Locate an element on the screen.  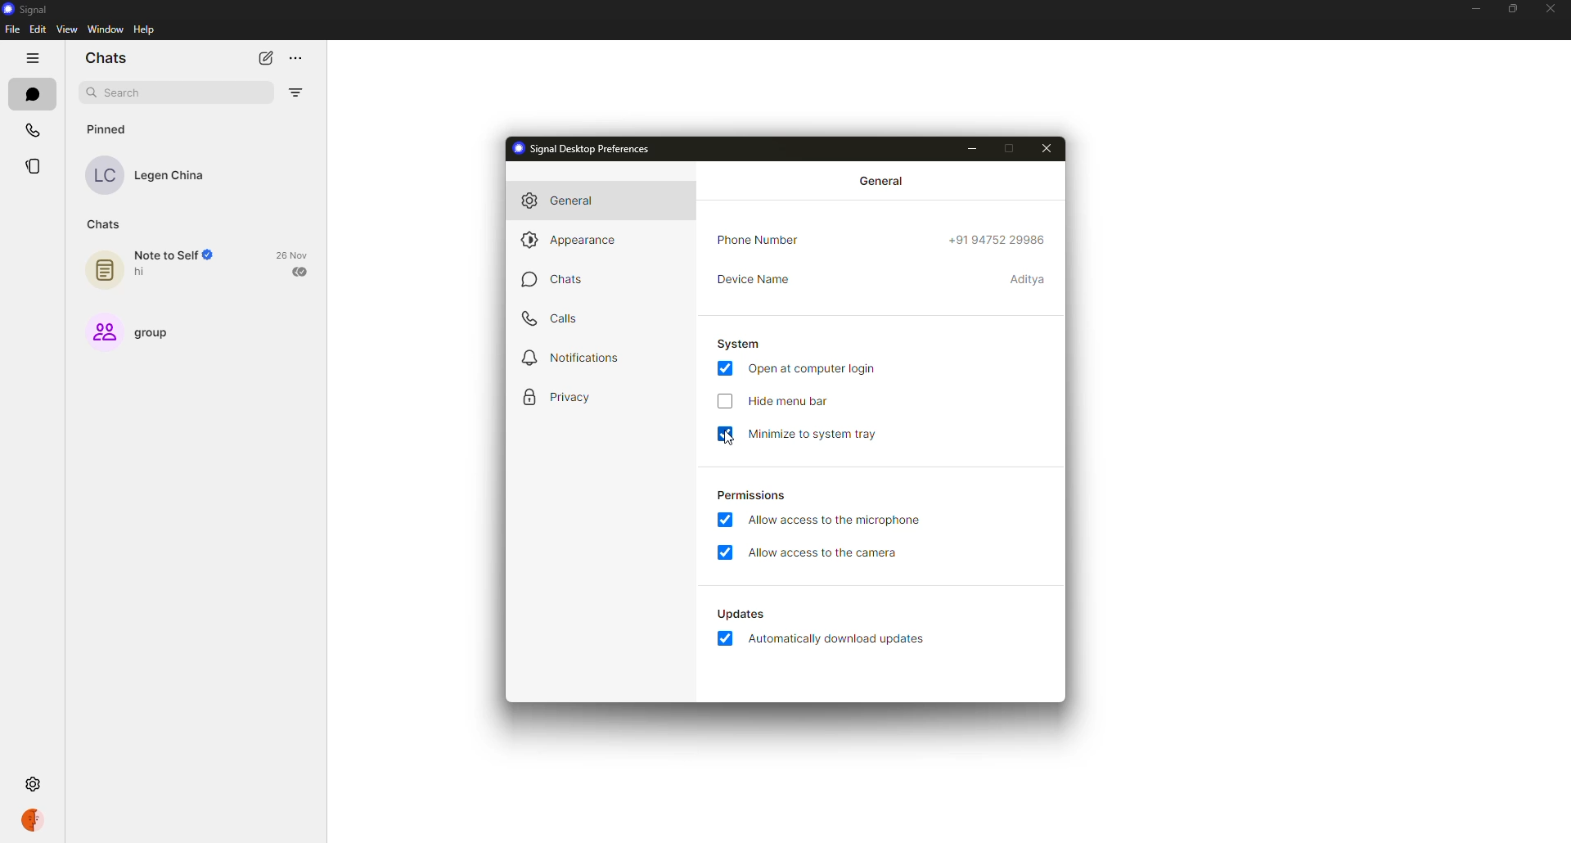
enabled is located at coordinates (727, 520).